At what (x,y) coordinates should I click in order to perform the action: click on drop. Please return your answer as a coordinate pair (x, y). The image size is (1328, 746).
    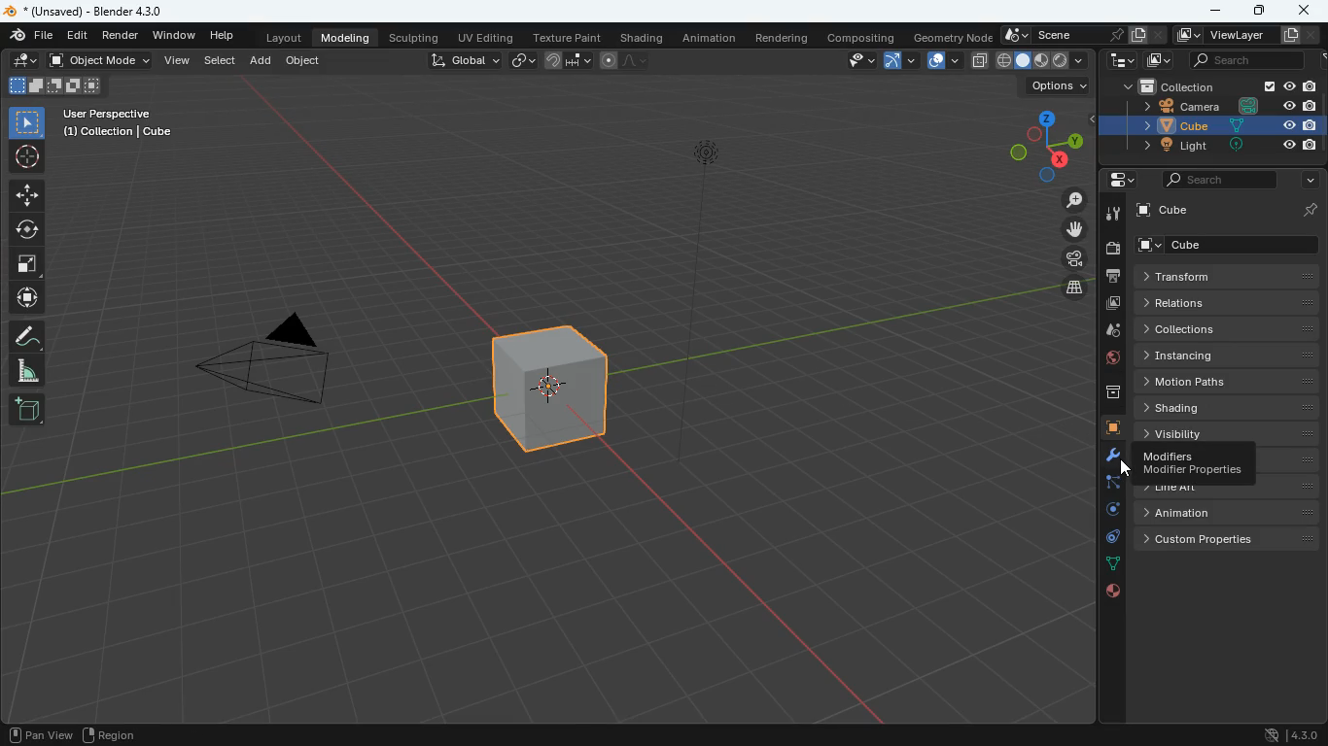
    Looking at the image, I should click on (1105, 335).